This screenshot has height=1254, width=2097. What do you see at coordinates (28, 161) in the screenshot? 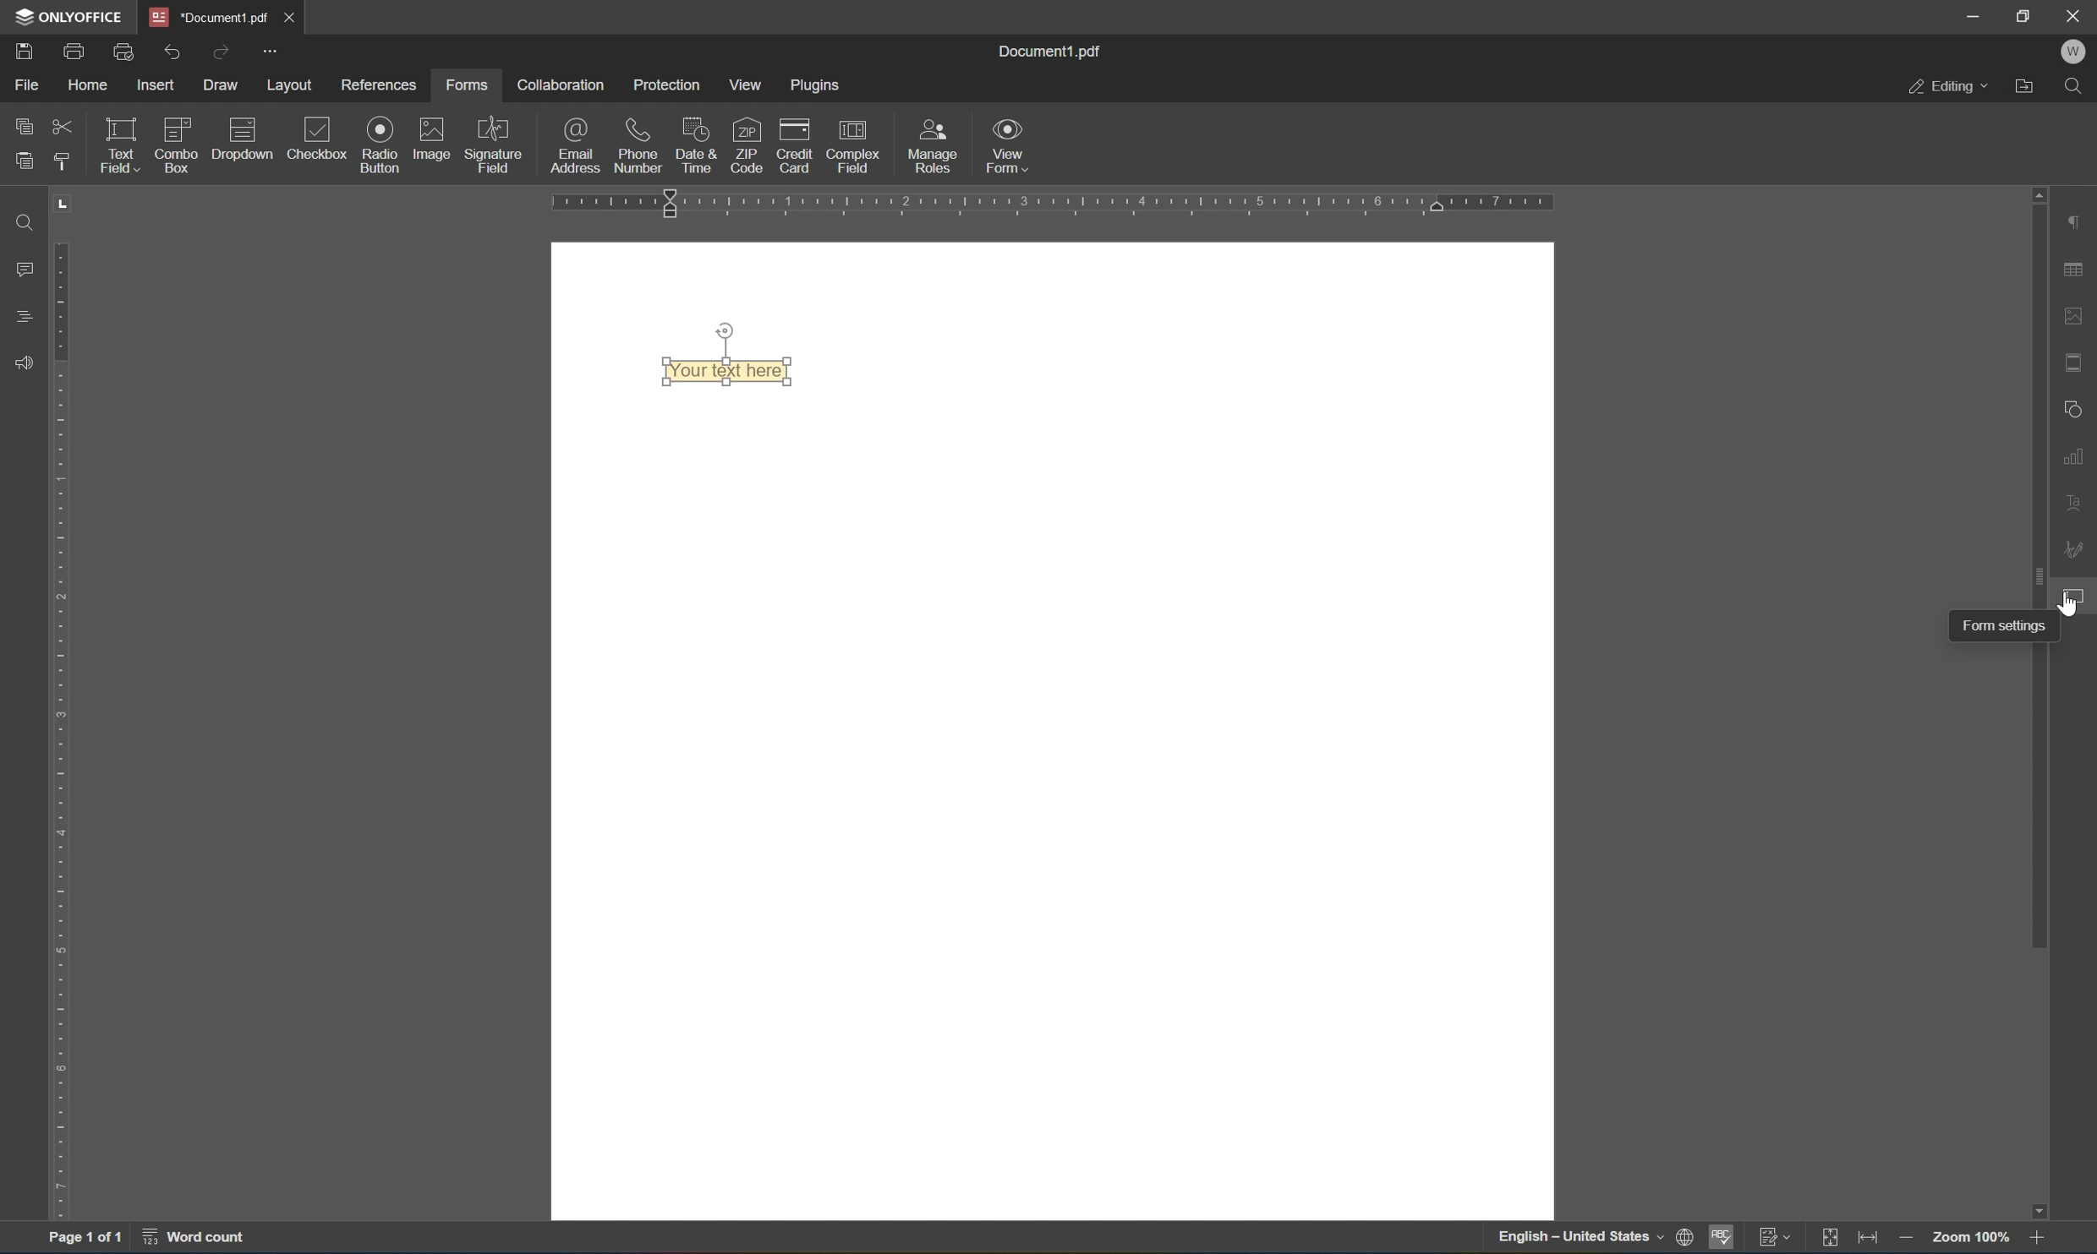
I see `paste` at bounding box center [28, 161].